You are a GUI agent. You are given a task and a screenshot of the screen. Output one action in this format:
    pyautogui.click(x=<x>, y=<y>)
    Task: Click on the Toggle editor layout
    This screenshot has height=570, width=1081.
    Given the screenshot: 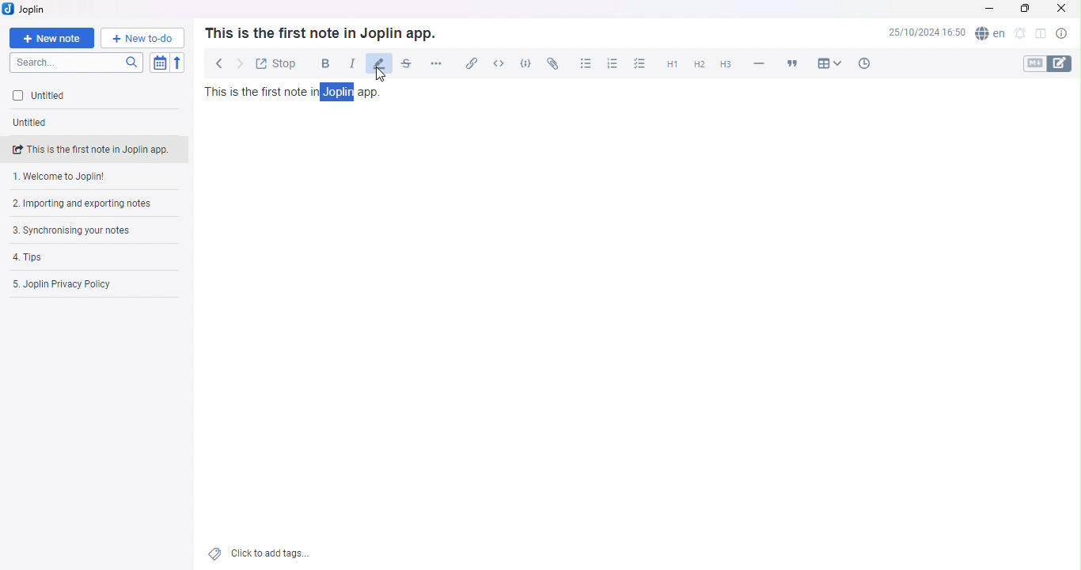 What is the action you would take?
    pyautogui.click(x=1038, y=35)
    